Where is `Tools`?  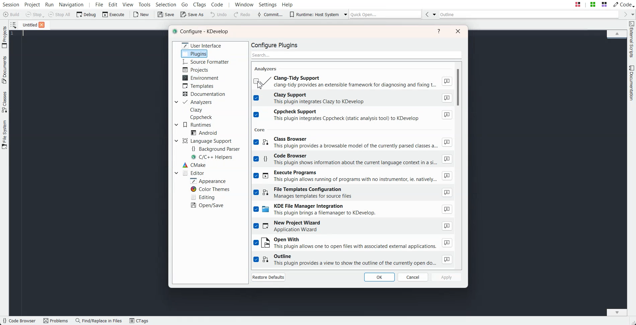 Tools is located at coordinates (145, 4).